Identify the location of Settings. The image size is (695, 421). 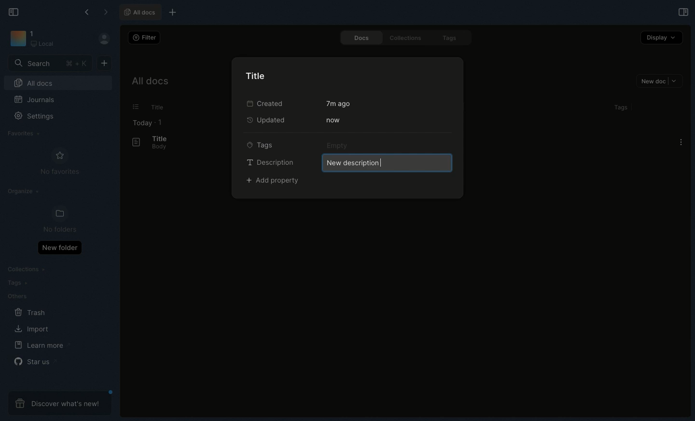
(40, 119).